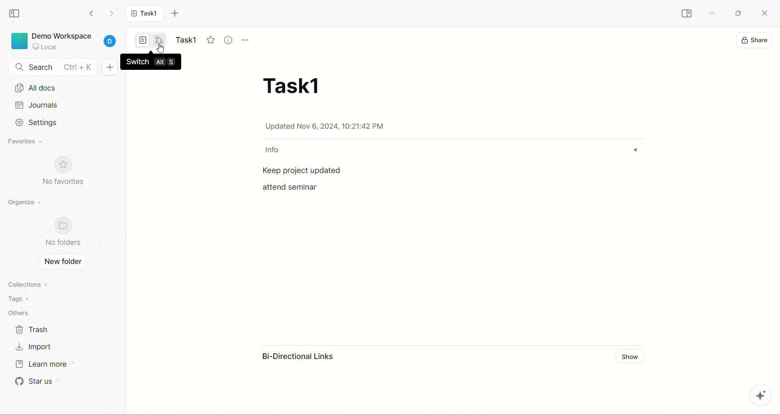 The image size is (780, 415). What do you see at coordinates (737, 13) in the screenshot?
I see `maximize` at bounding box center [737, 13].